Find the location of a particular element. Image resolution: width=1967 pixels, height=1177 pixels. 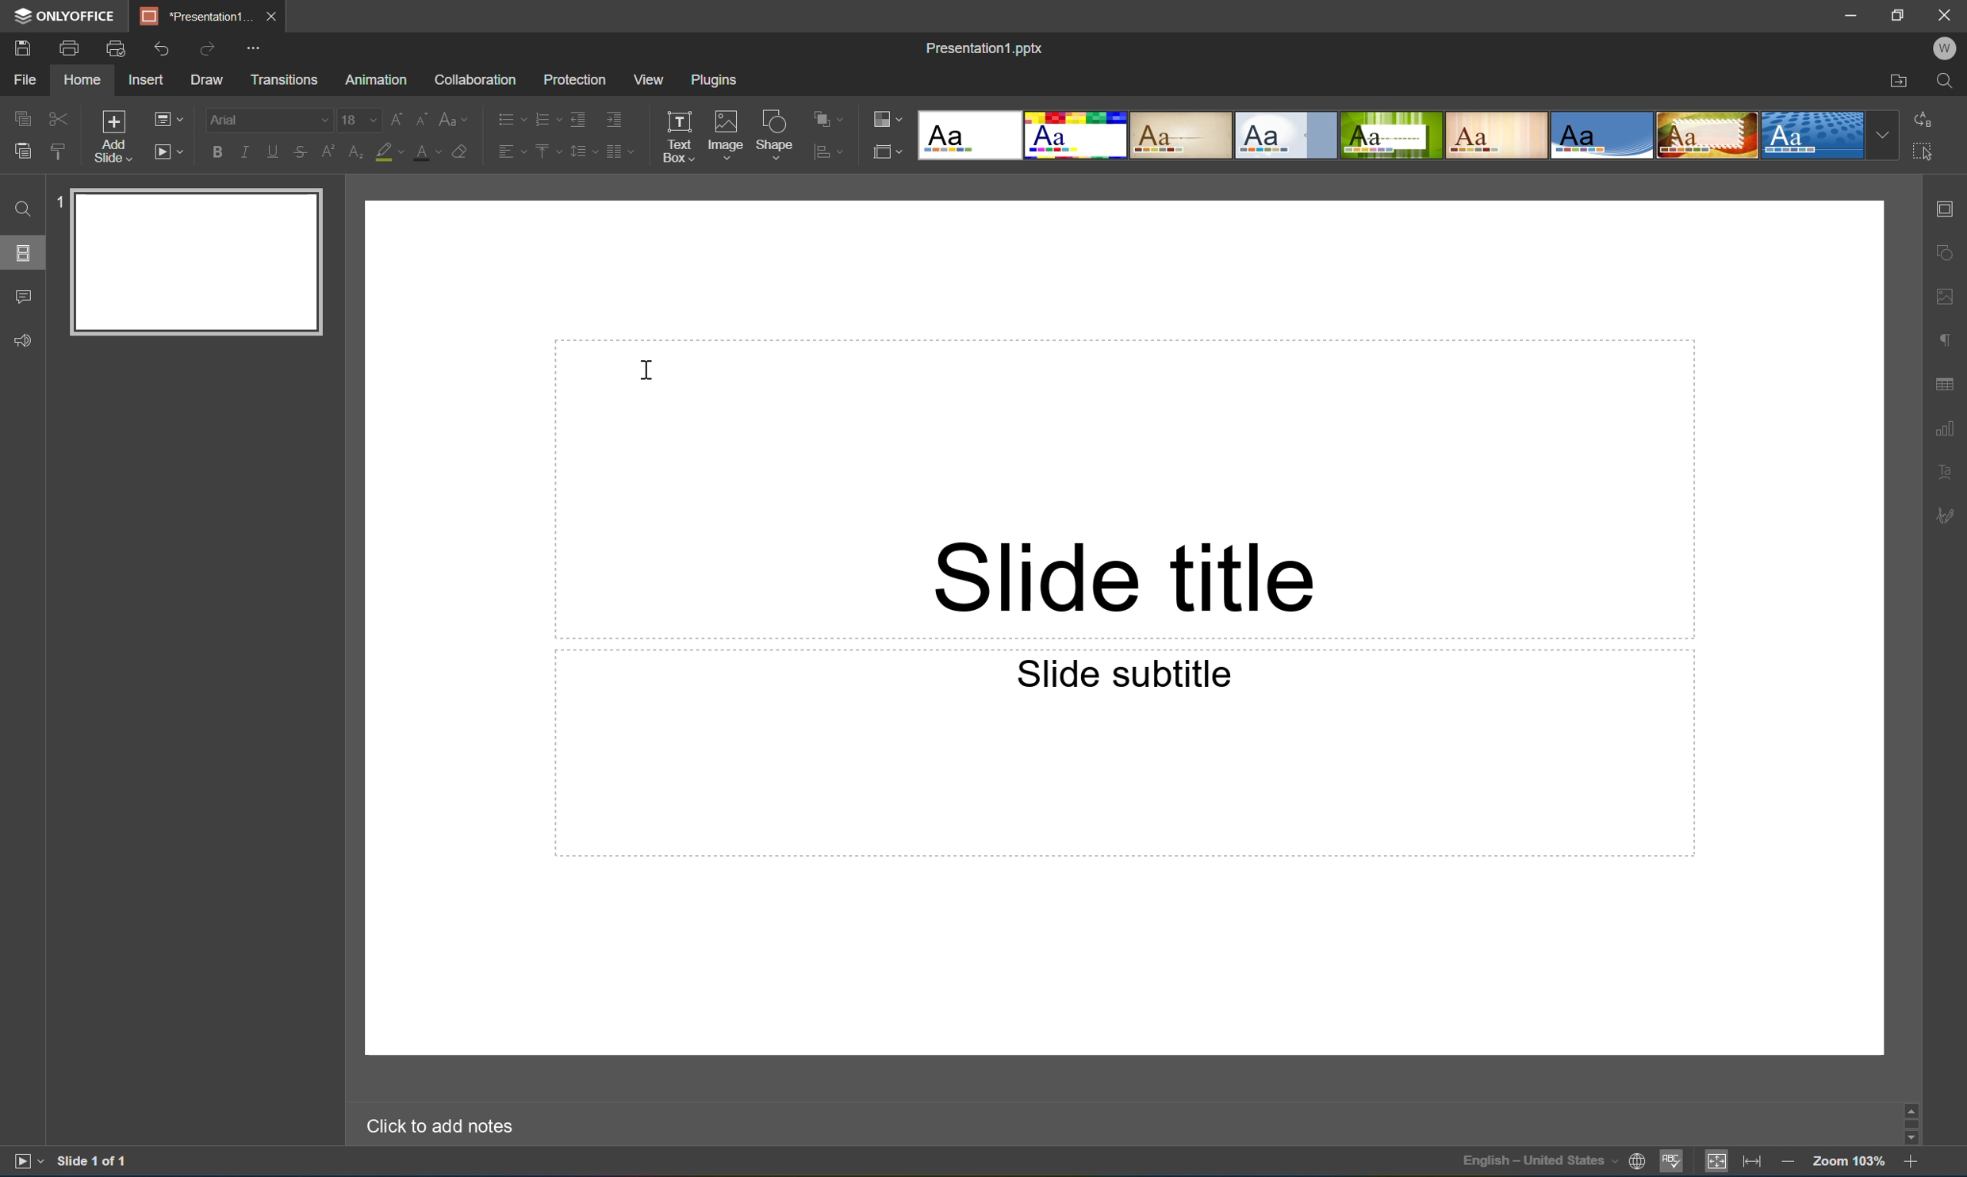

Paragraph settings is located at coordinates (1952, 336).